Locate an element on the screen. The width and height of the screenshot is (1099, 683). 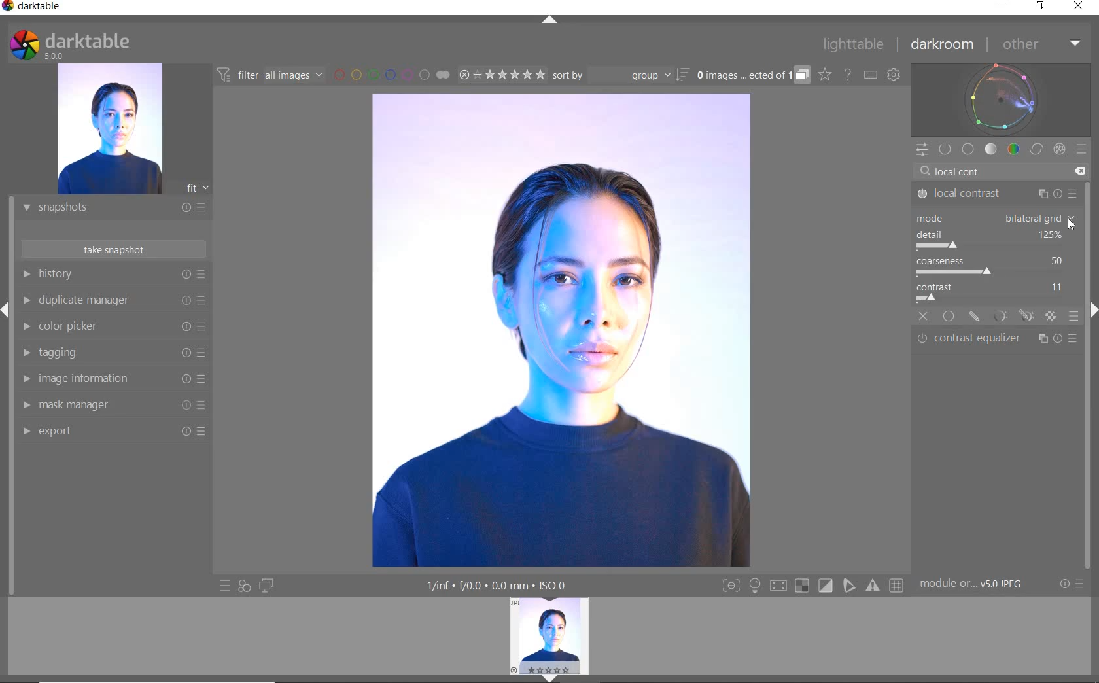
Button is located at coordinates (755, 587).